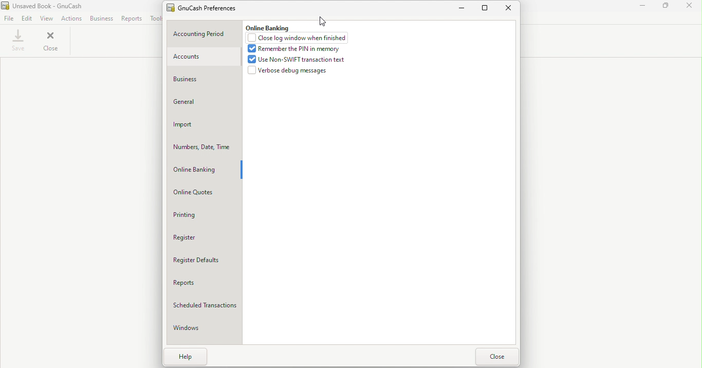 The image size is (702, 368). What do you see at coordinates (48, 5) in the screenshot?
I see `File name` at bounding box center [48, 5].